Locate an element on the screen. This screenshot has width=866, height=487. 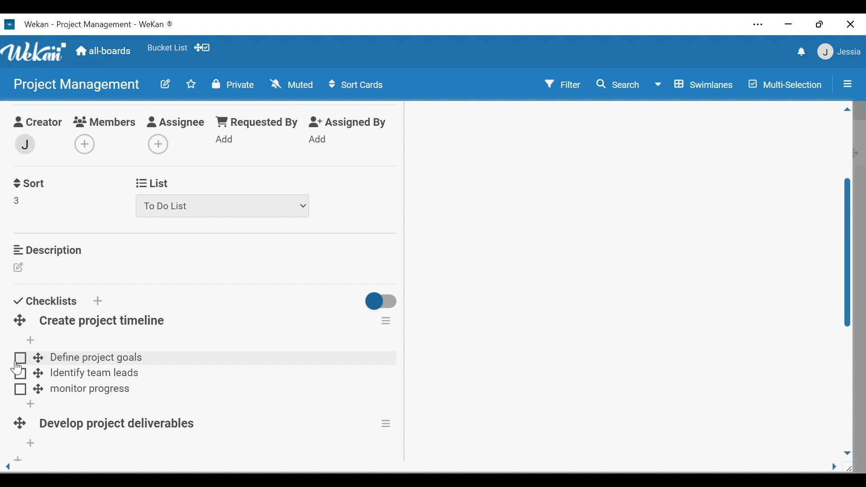
Filter is located at coordinates (562, 83).